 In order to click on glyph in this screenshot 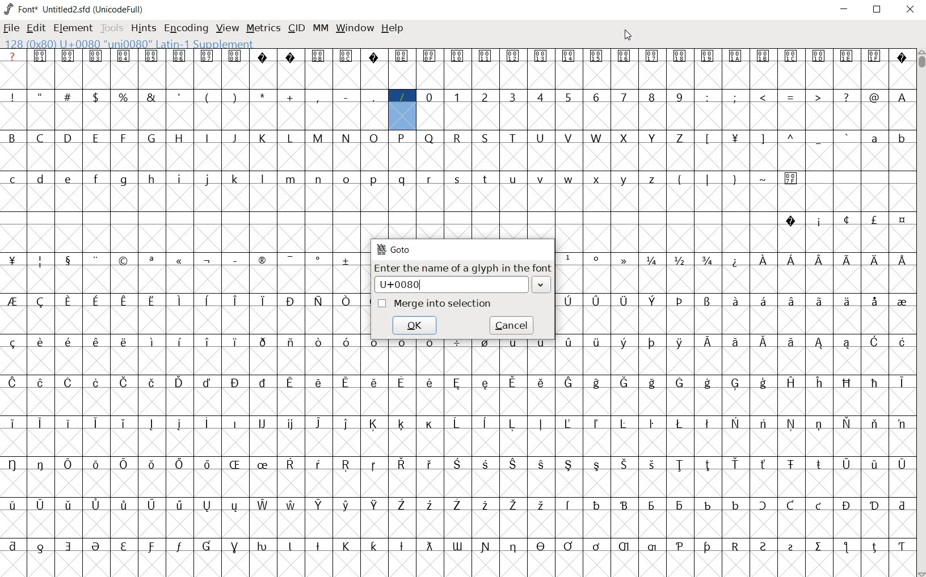, I will do `click(318, 180)`.